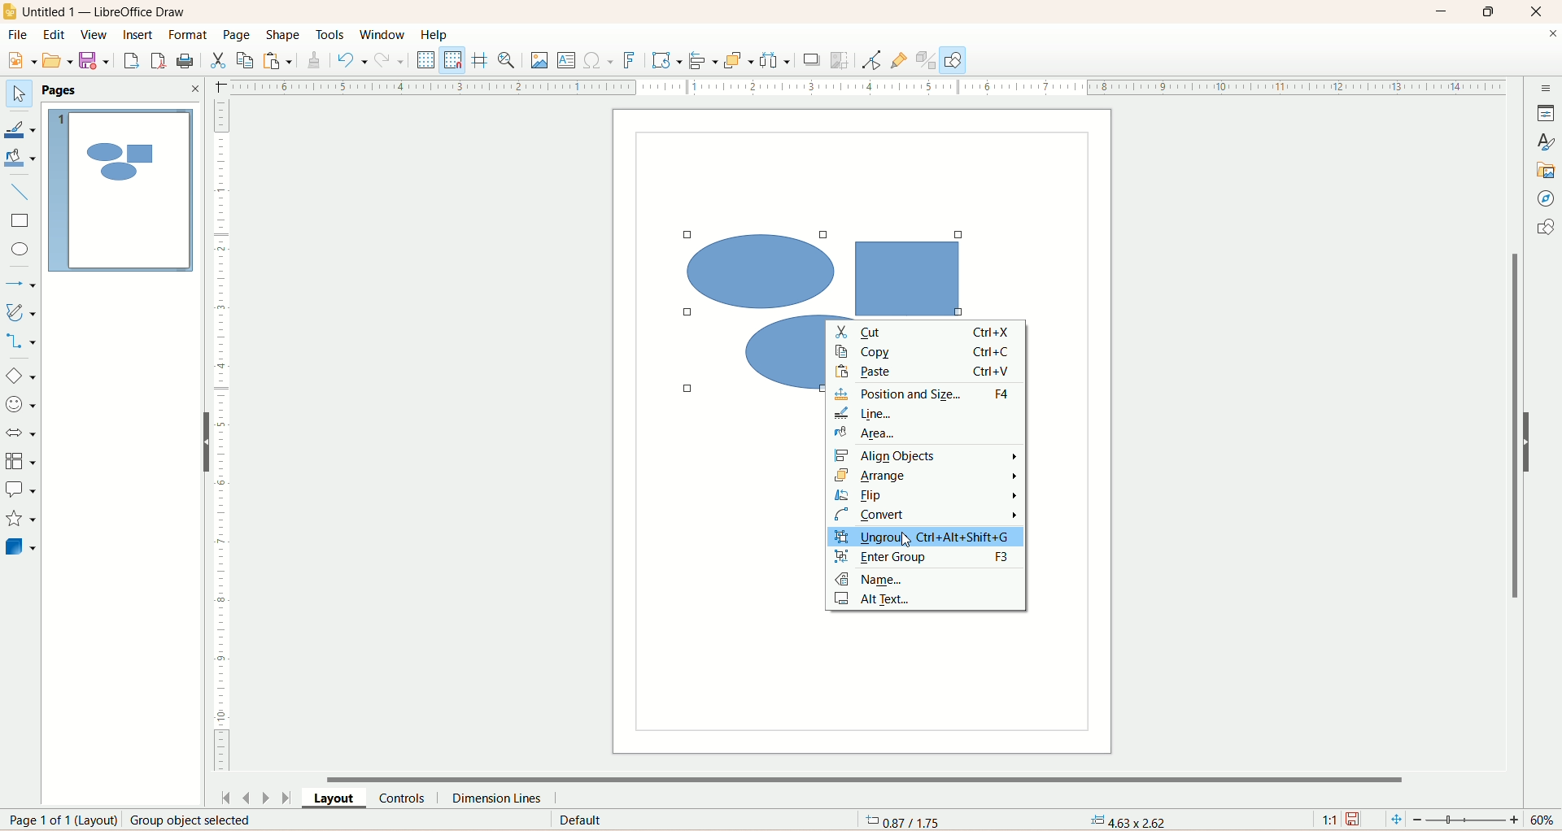 The width and height of the screenshot is (1562, 831). I want to click on file, so click(16, 37).